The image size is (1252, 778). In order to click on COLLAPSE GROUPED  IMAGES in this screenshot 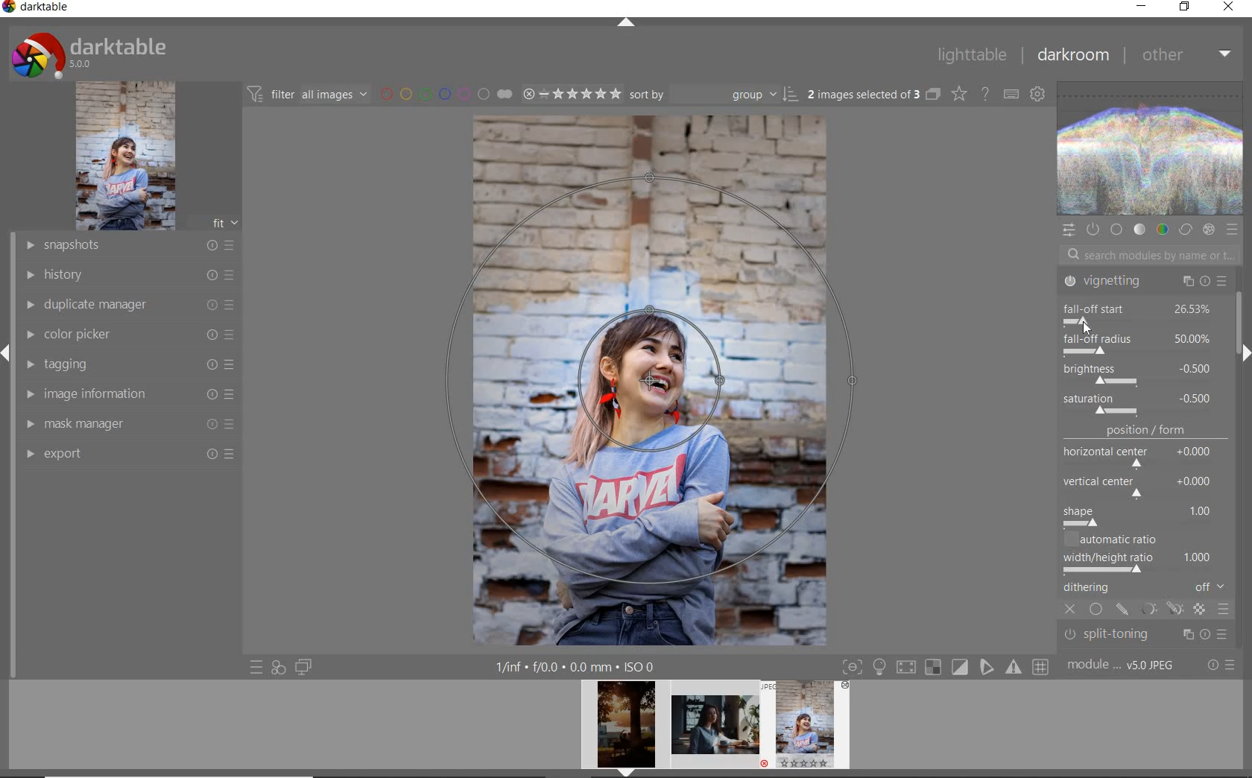, I will do `click(933, 93)`.